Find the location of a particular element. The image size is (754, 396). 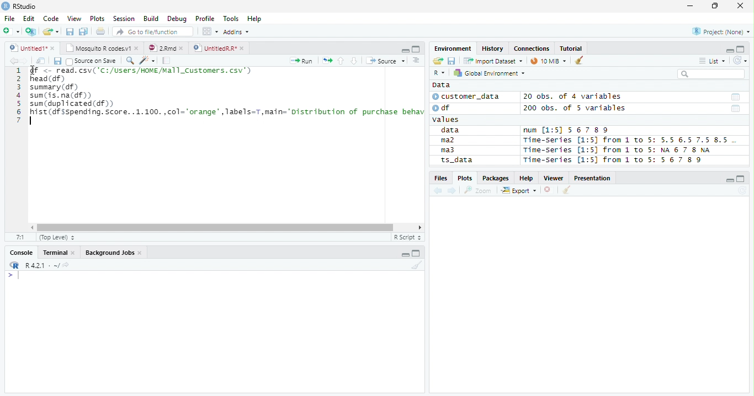

Open folder is located at coordinates (437, 61).